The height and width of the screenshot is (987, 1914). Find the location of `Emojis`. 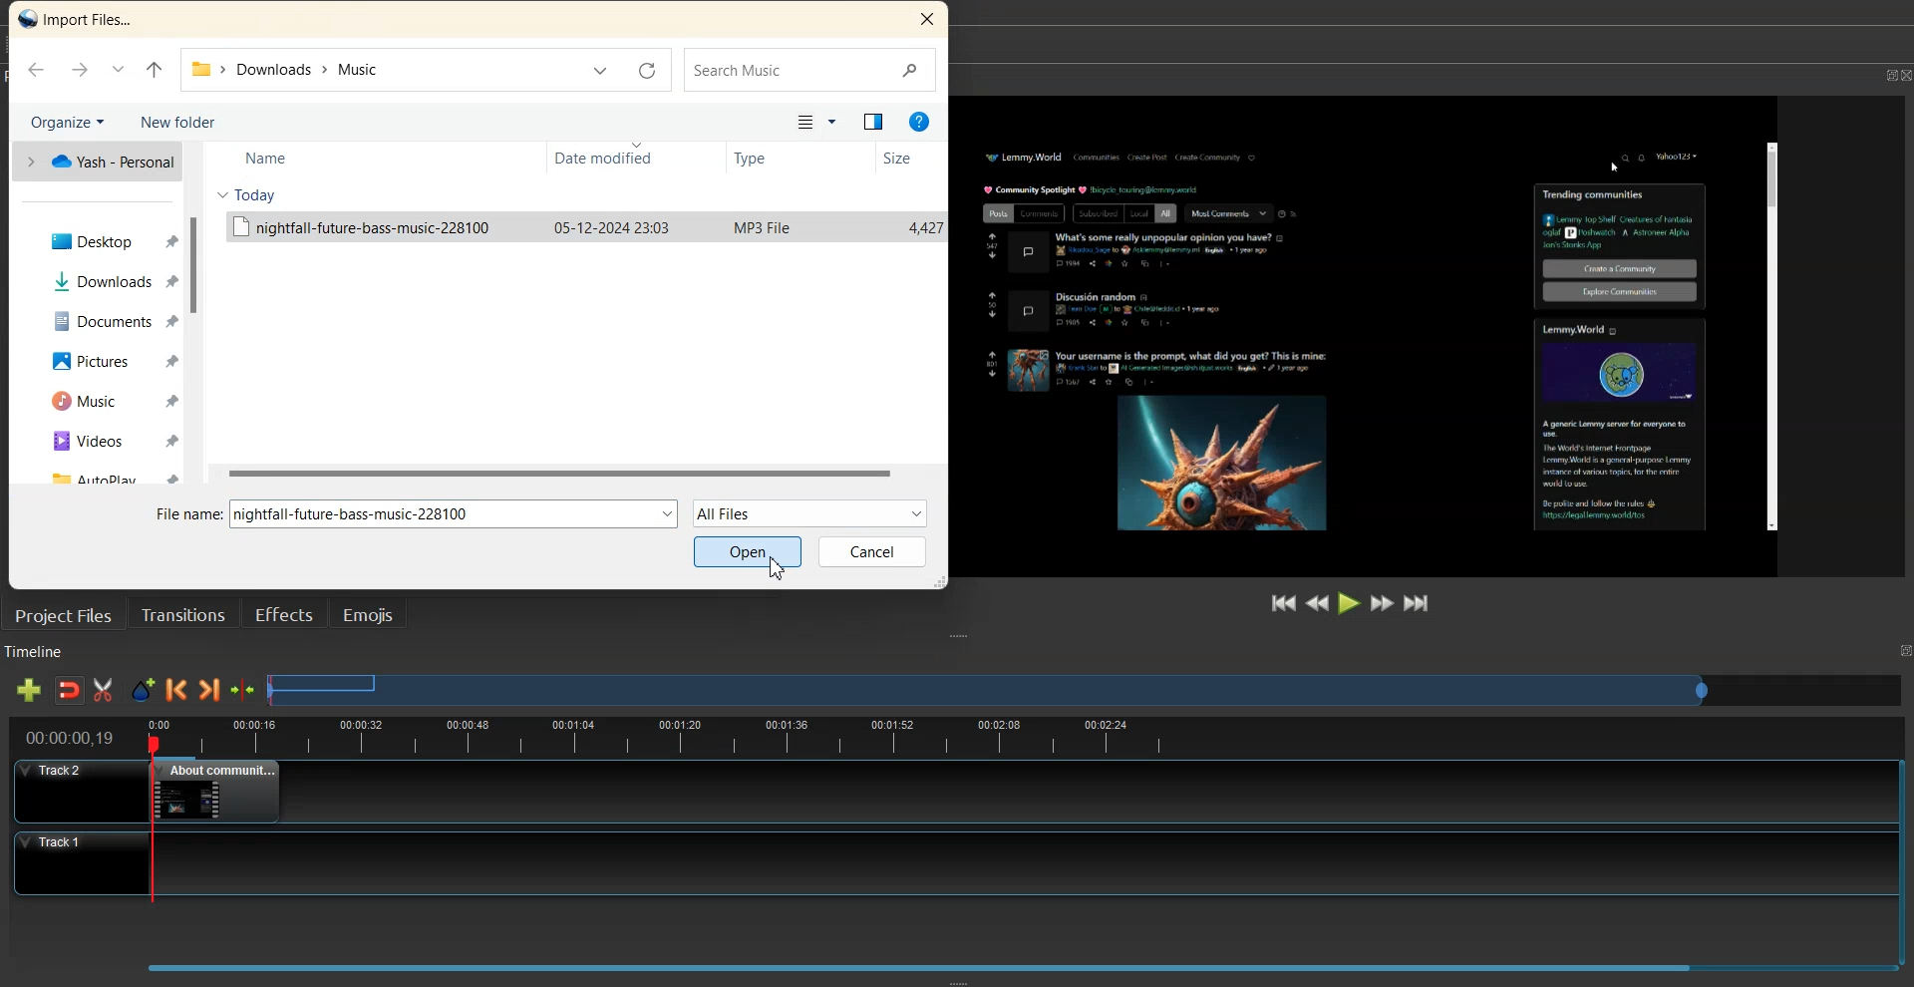

Emojis is located at coordinates (370, 613).